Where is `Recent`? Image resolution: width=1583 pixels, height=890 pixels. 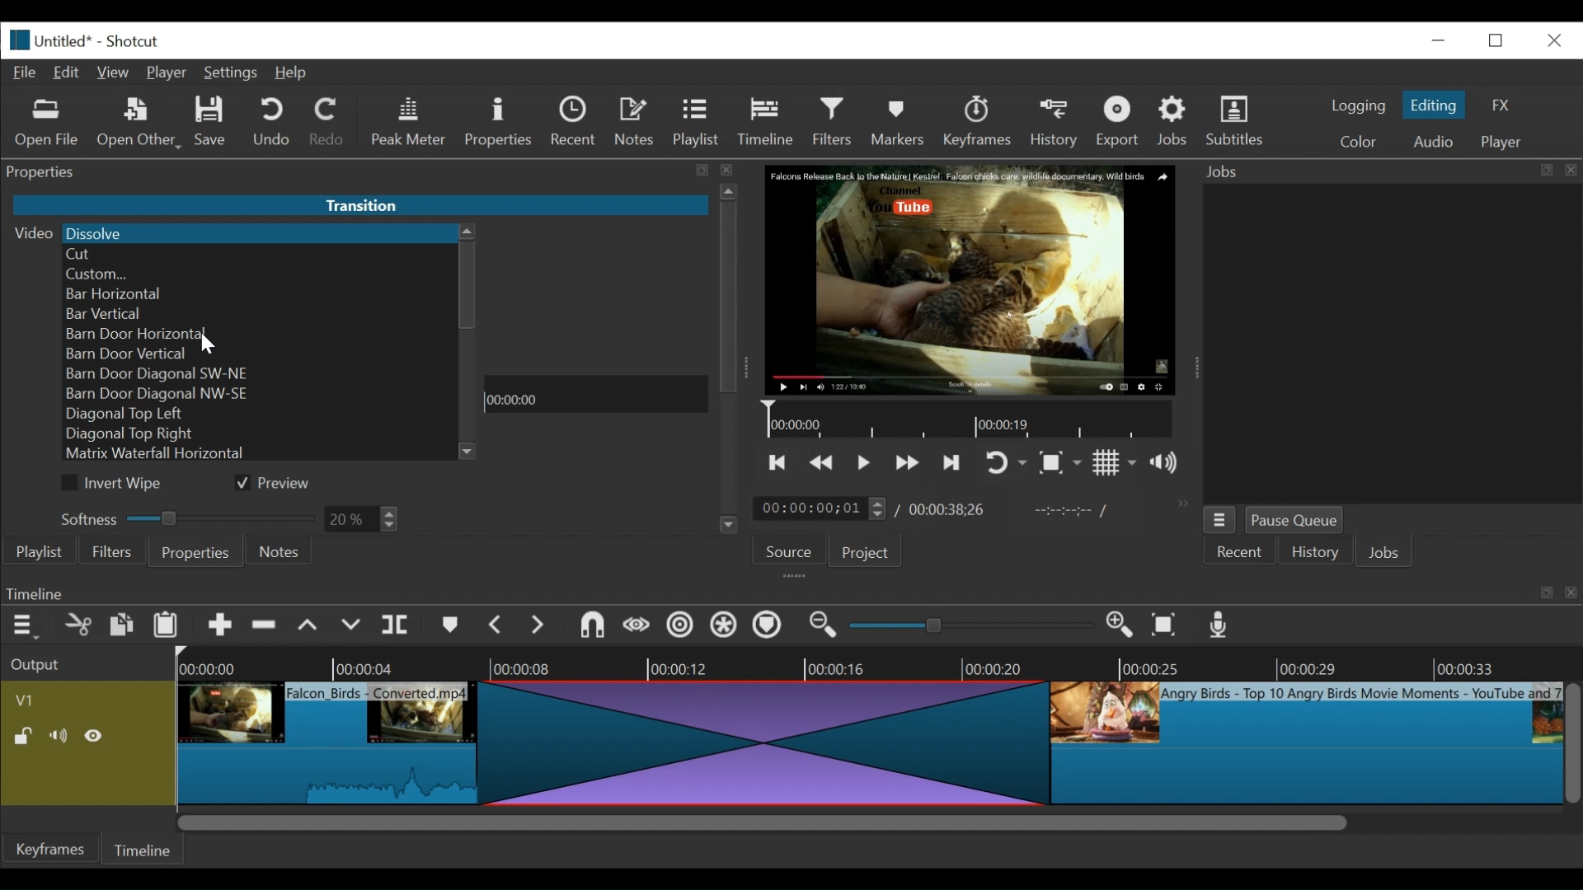 Recent is located at coordinates (1241, 553).